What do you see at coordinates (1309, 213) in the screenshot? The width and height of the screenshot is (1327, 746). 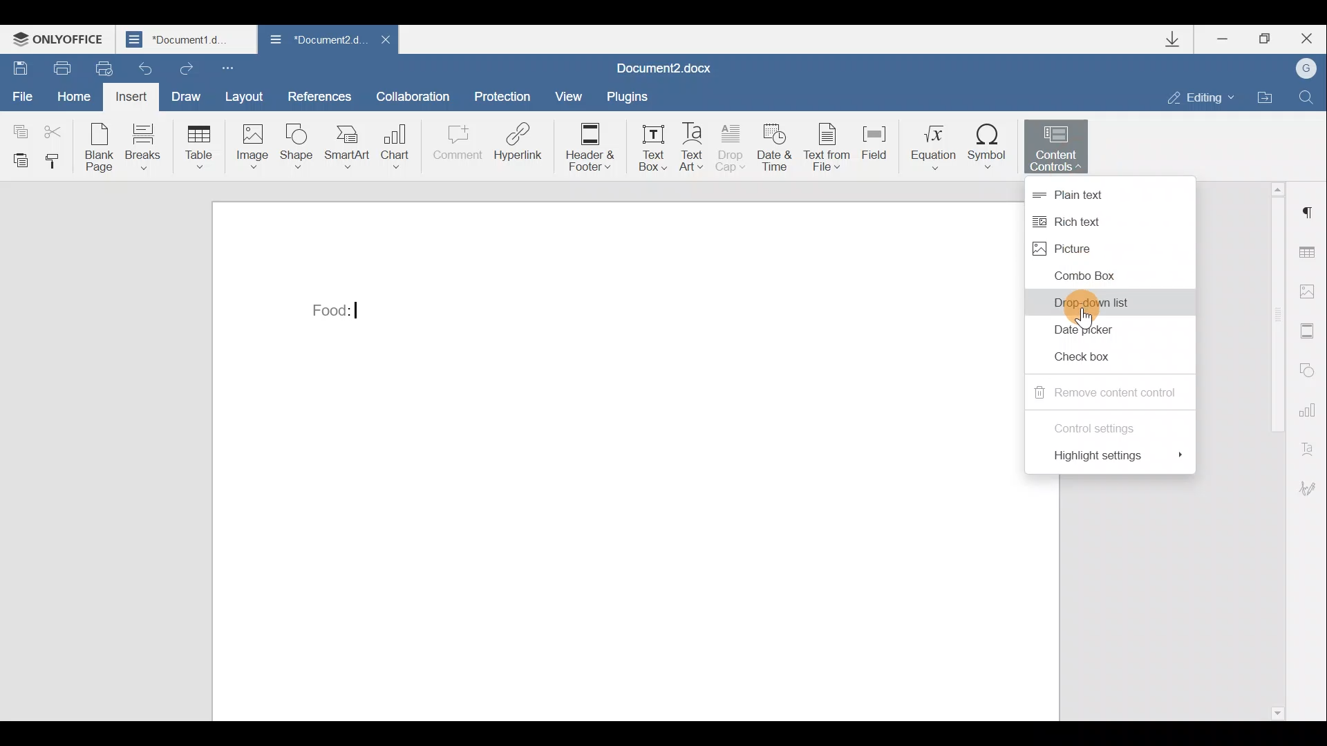 I see `Paragraph settings` at bounding box center [1309, 213].